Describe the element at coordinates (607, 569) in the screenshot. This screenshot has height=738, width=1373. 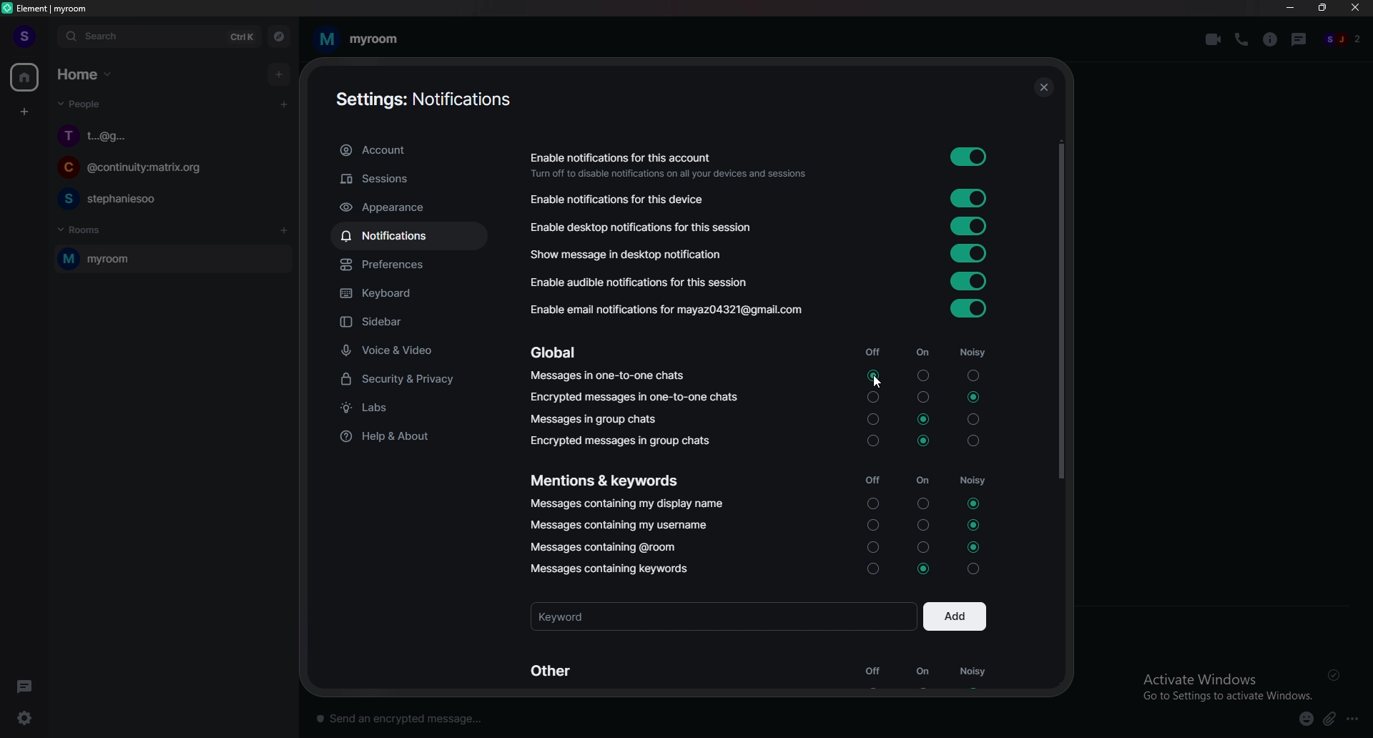
I see `messages containing keywords` at that location.